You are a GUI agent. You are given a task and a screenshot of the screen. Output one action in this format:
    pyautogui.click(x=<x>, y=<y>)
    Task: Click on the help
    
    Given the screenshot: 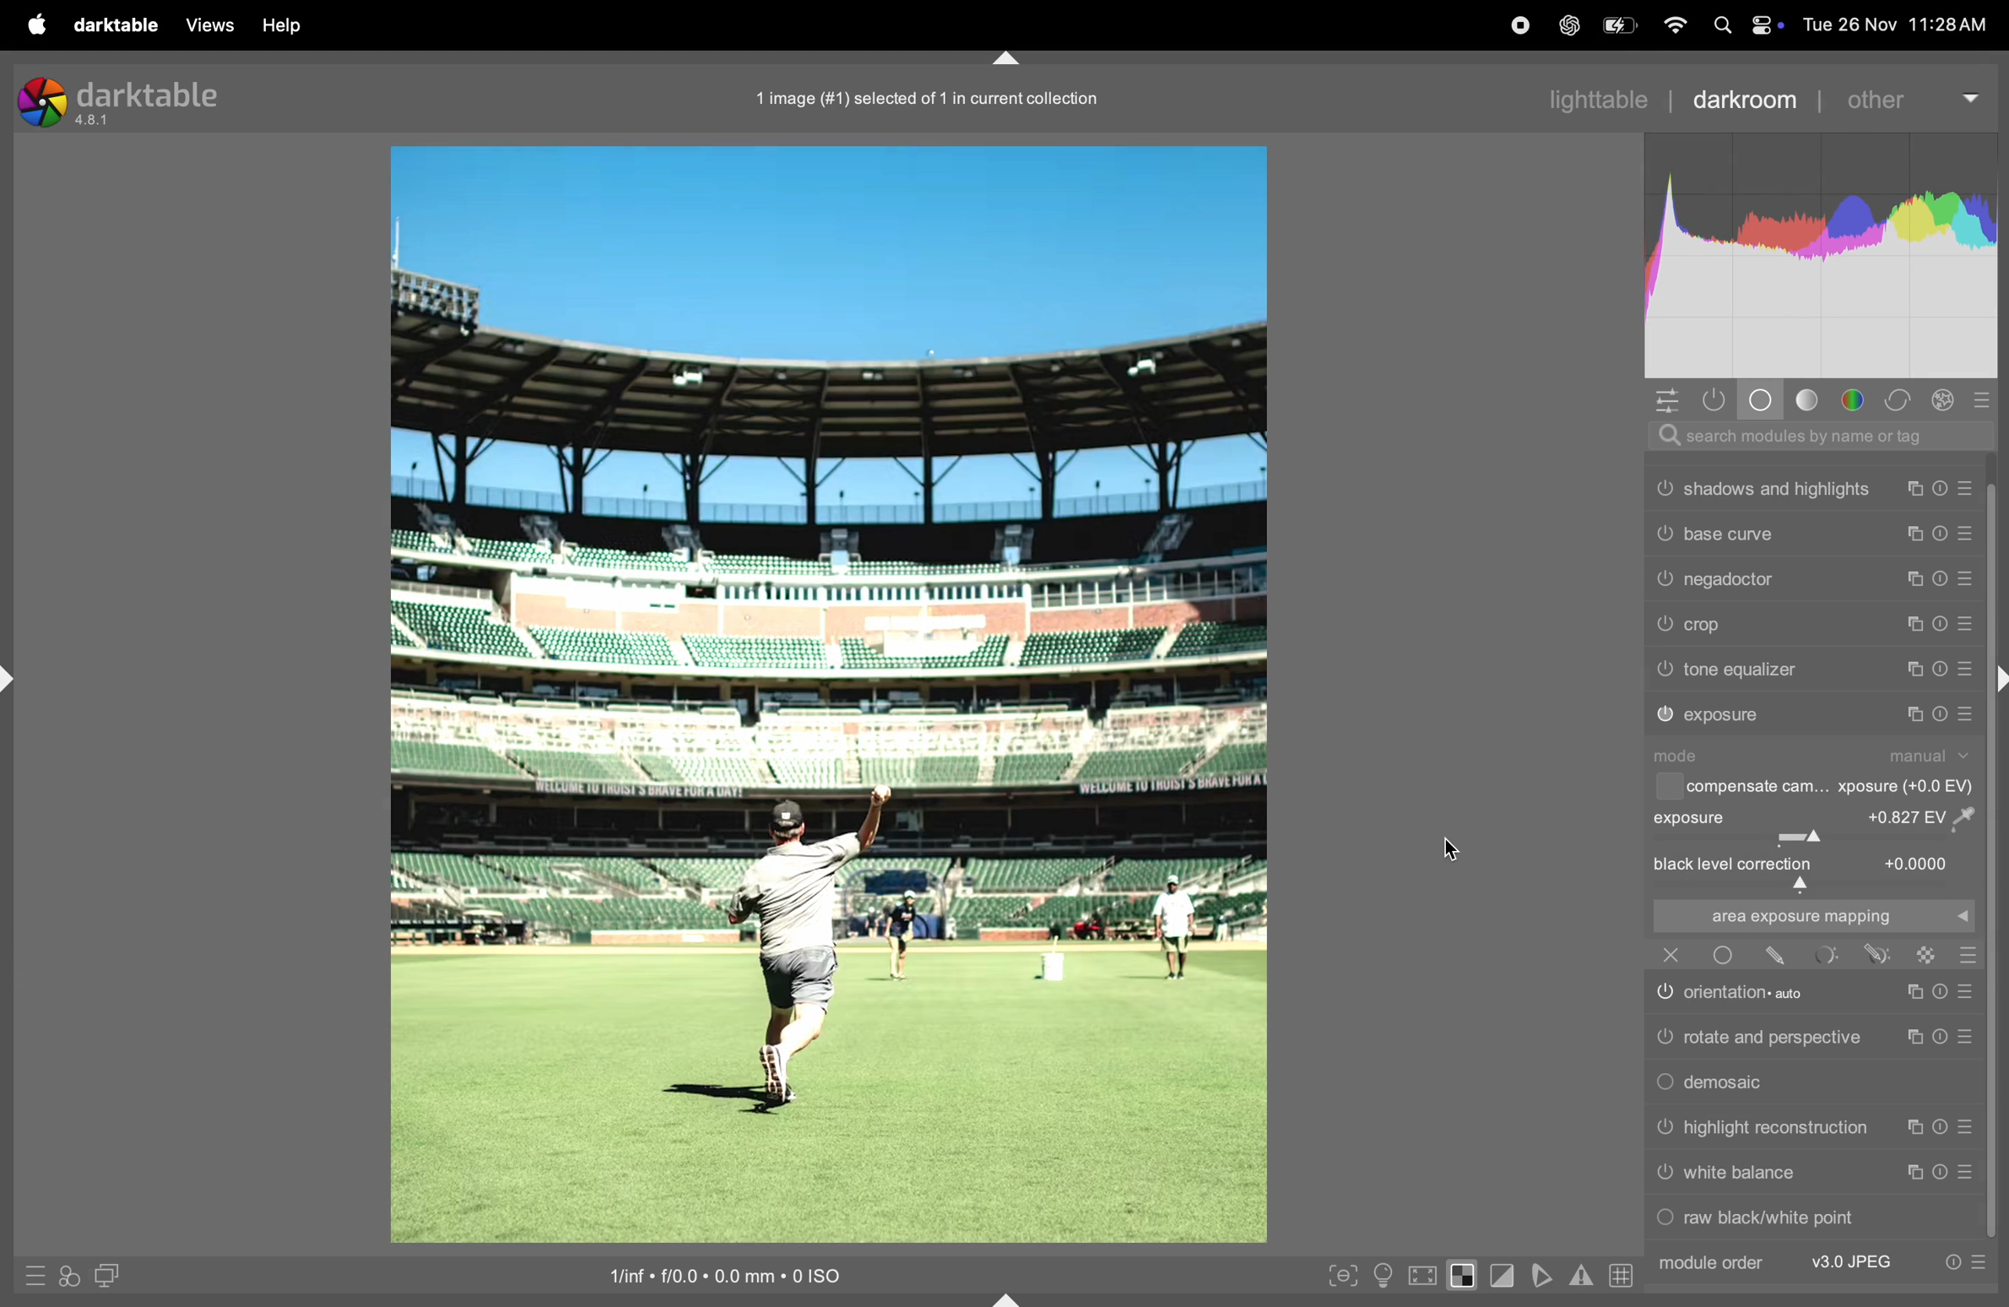 What is the action you would take?
    pyautogui.click(x=287, y=25)
    